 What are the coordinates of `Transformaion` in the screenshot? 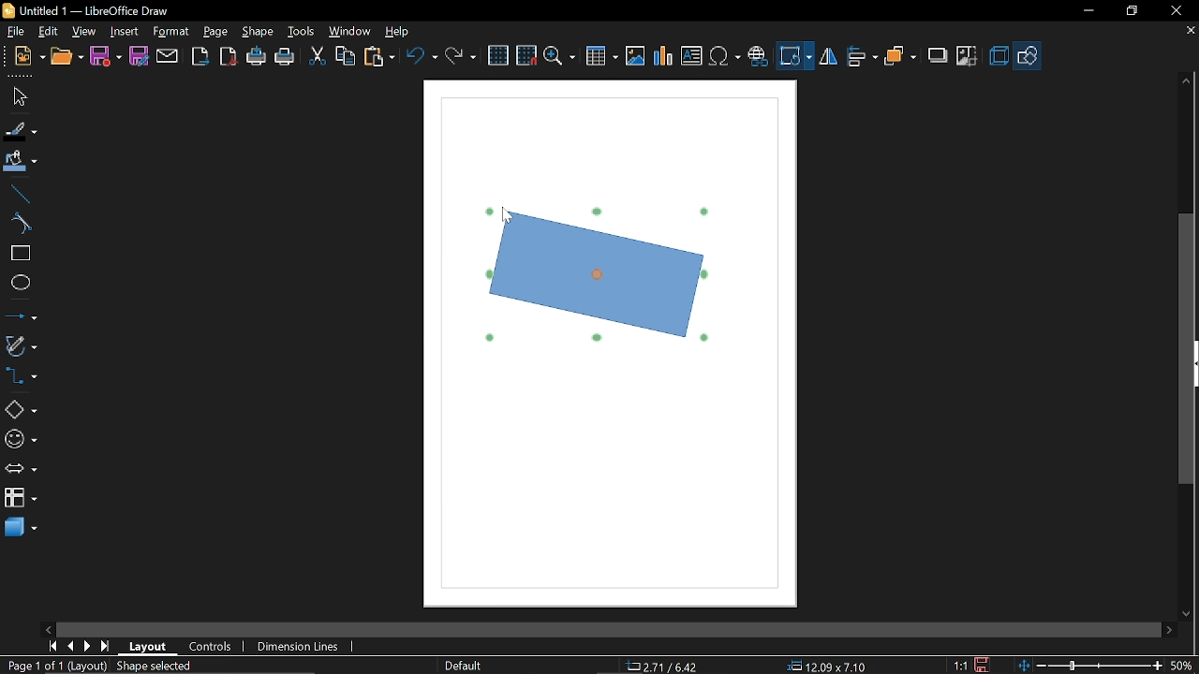 It's located at (794, 56).